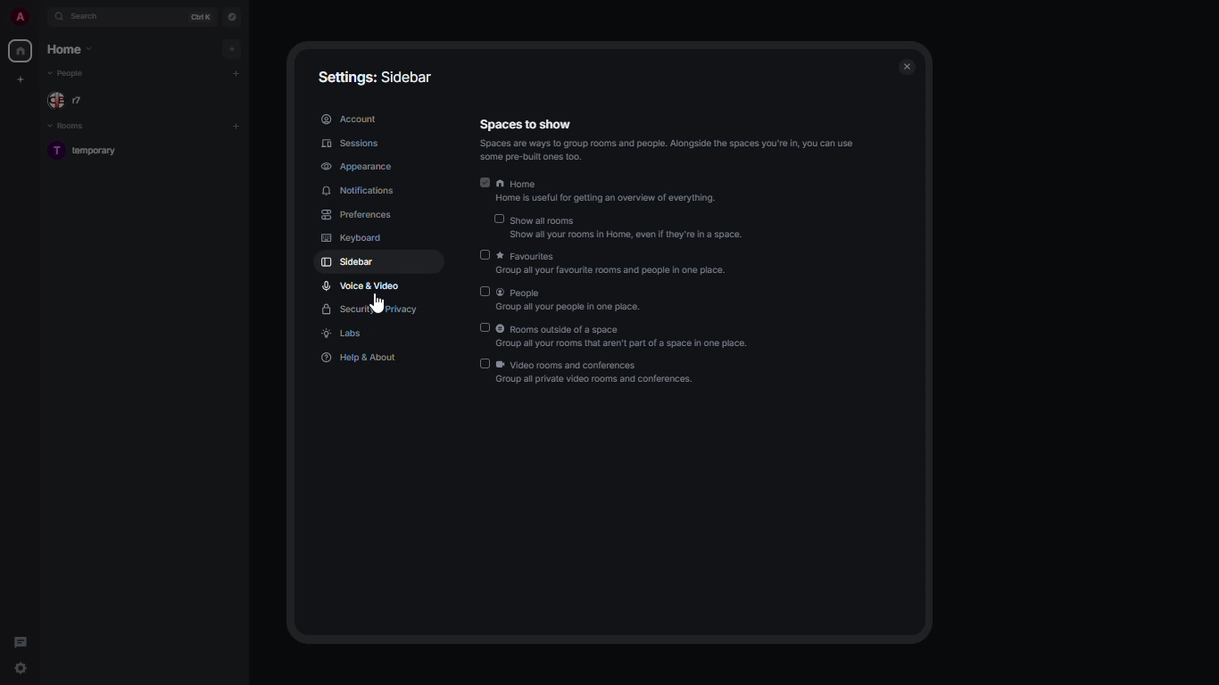 The width and height of the screenshot is (1219, 685). Describe the element at coordinates (483, 182) in the screenshot. I see `enabled` at that location.